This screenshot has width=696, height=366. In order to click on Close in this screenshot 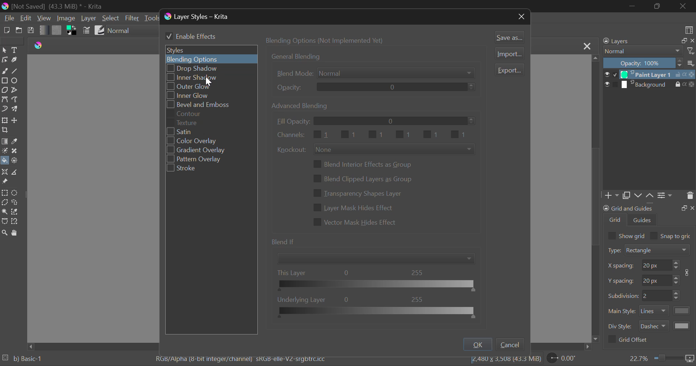, I will do `click(683, 6)`.